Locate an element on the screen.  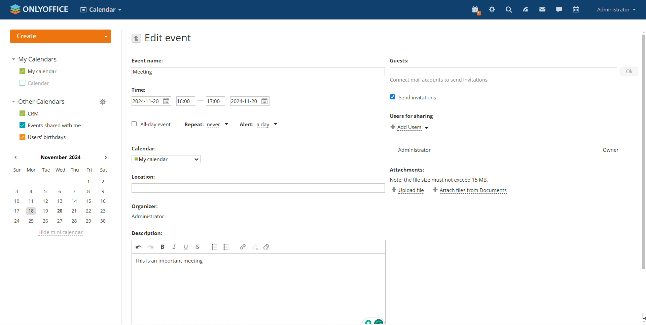
mail is located at coordinates (542, 9).